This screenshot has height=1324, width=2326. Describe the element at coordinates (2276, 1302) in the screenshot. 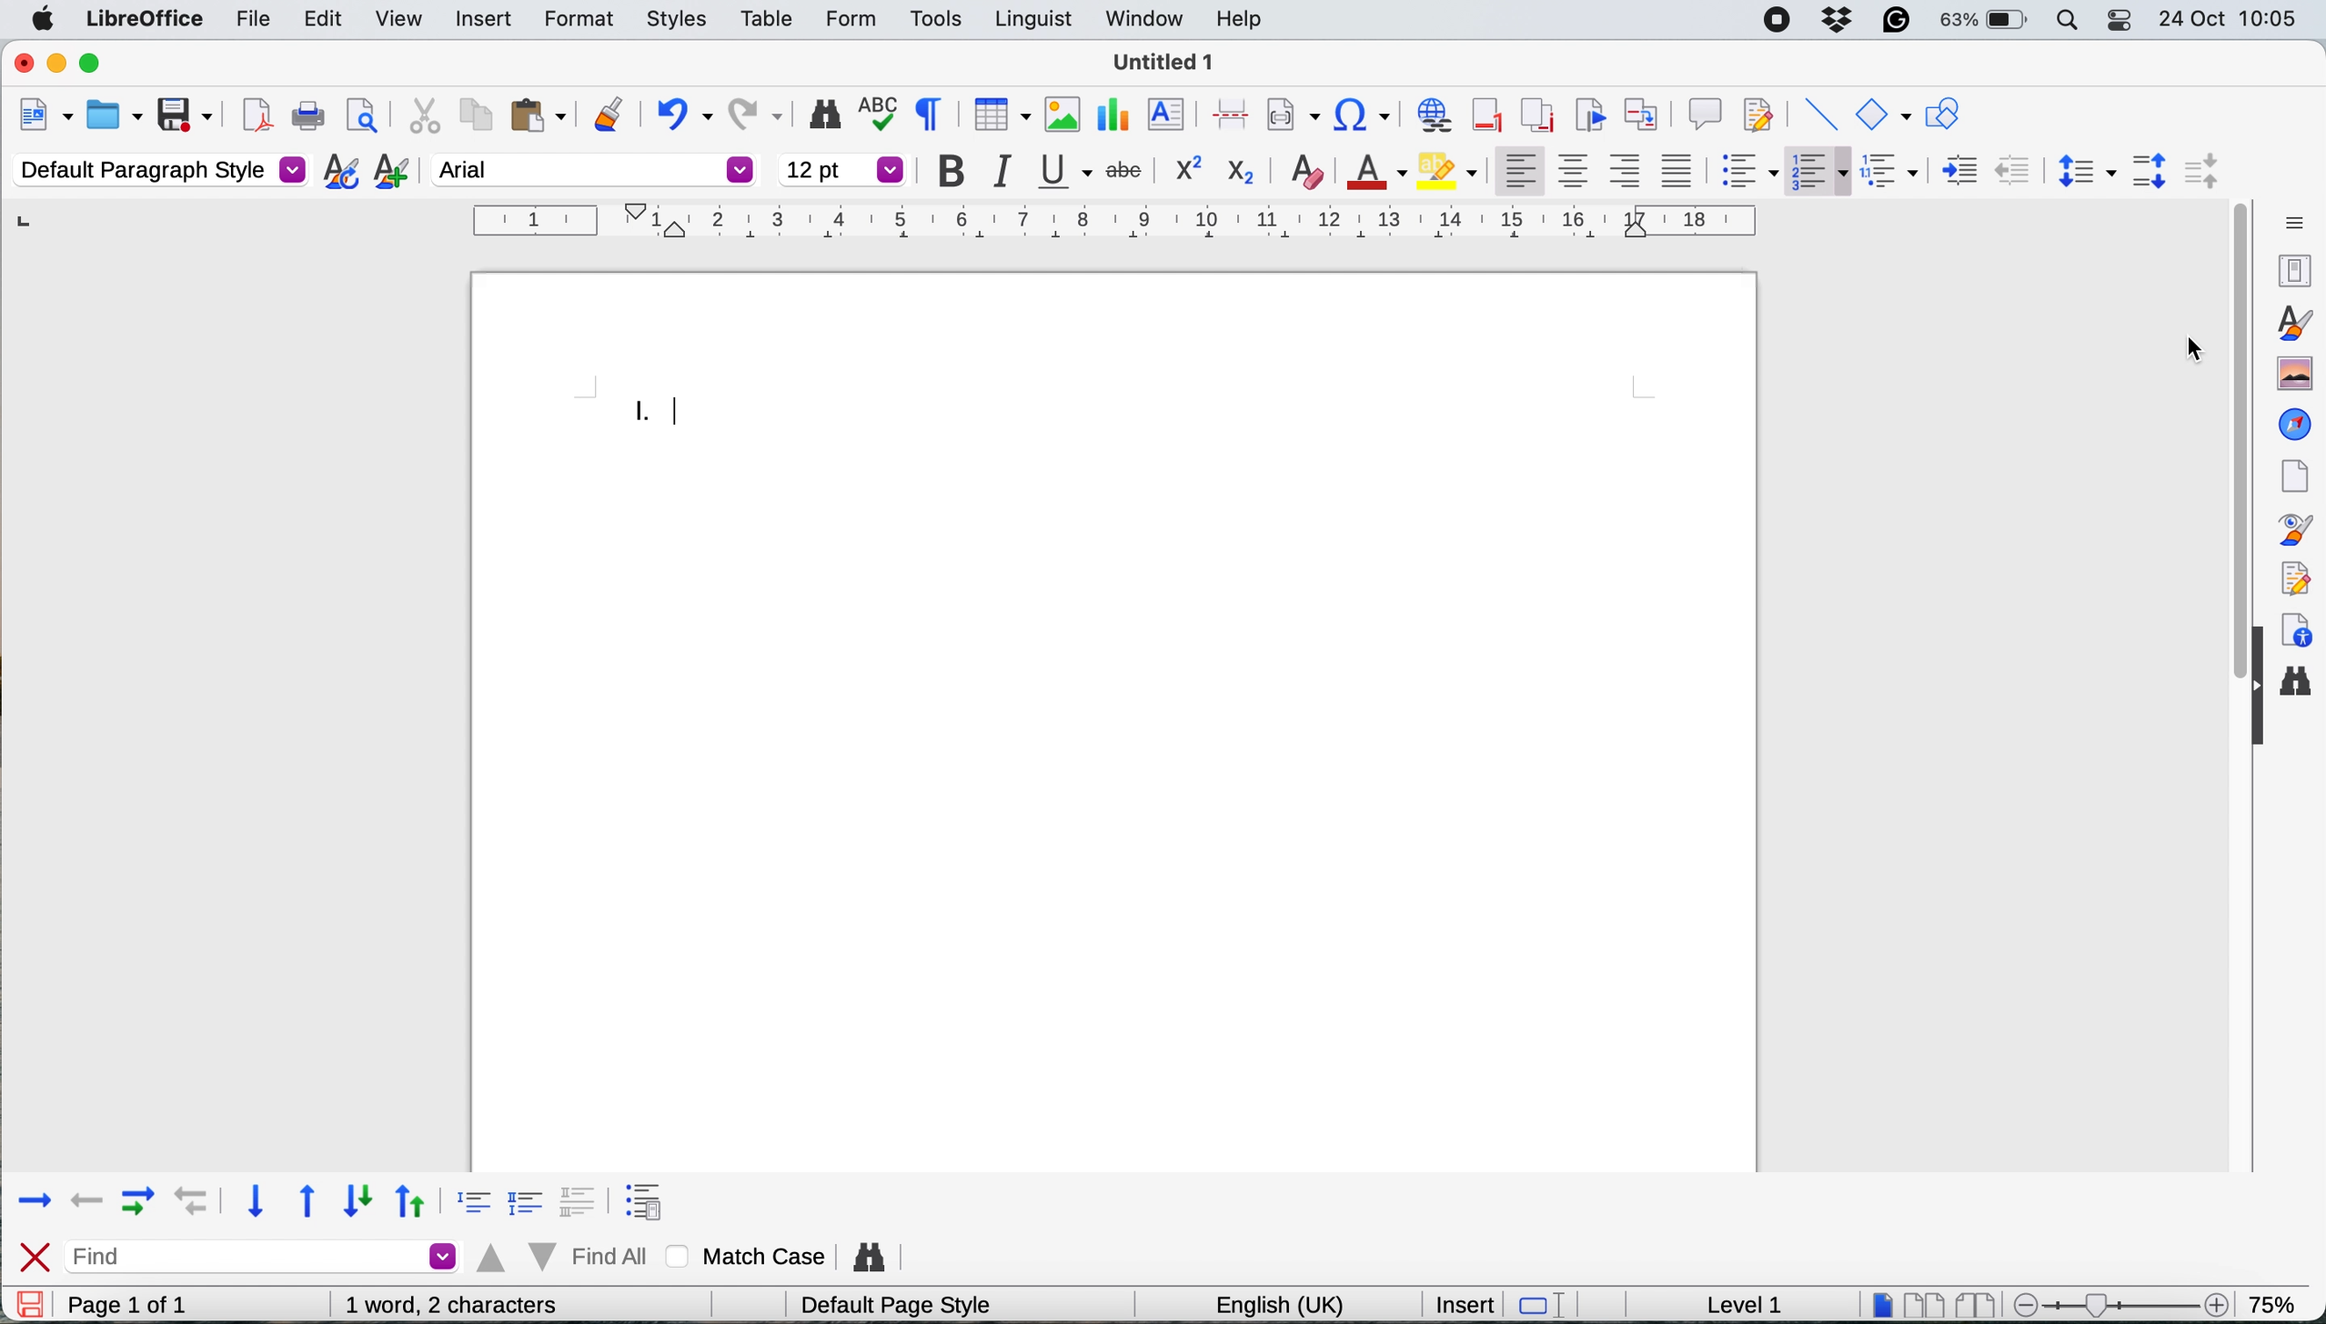

I see `75%` at that location.